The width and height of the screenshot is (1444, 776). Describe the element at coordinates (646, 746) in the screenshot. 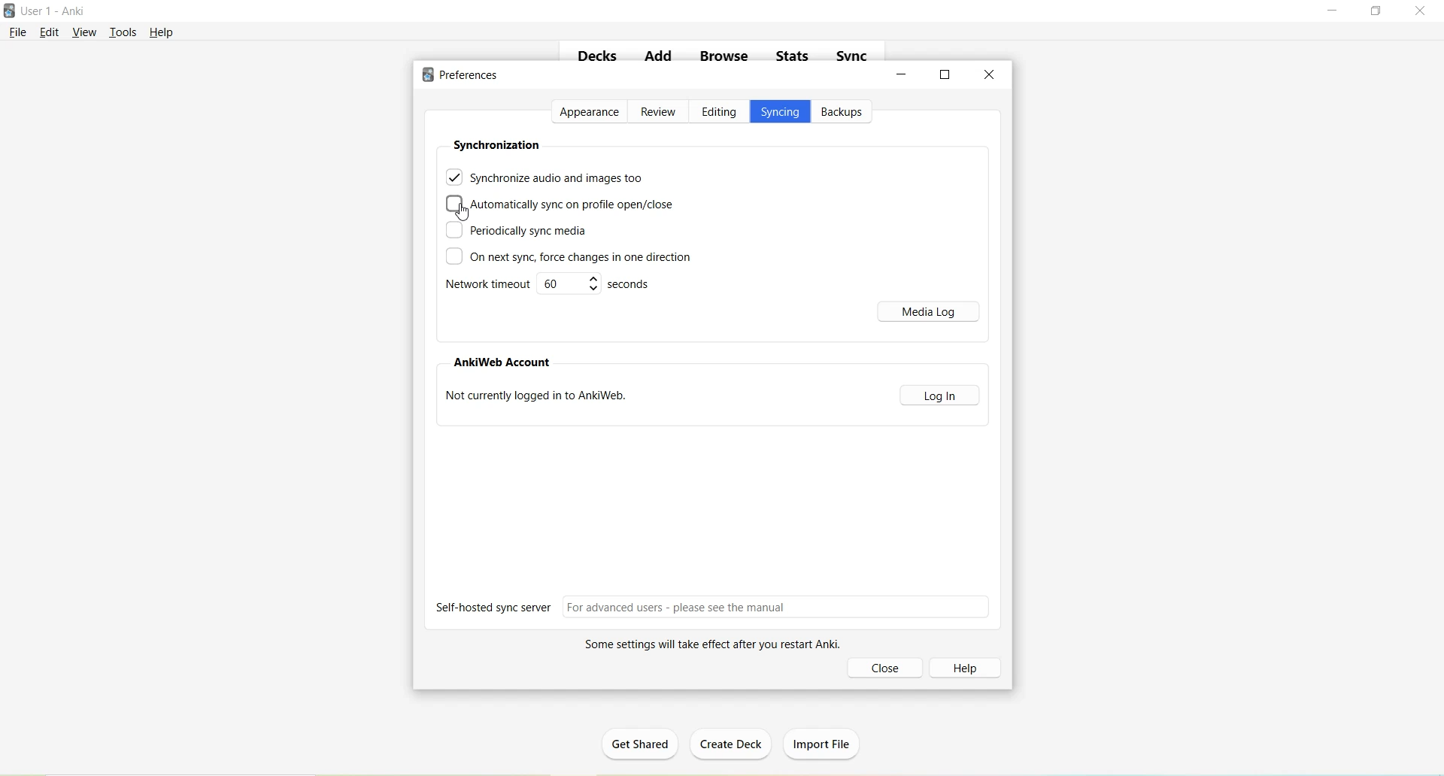

I see `Get Shared` at that location.